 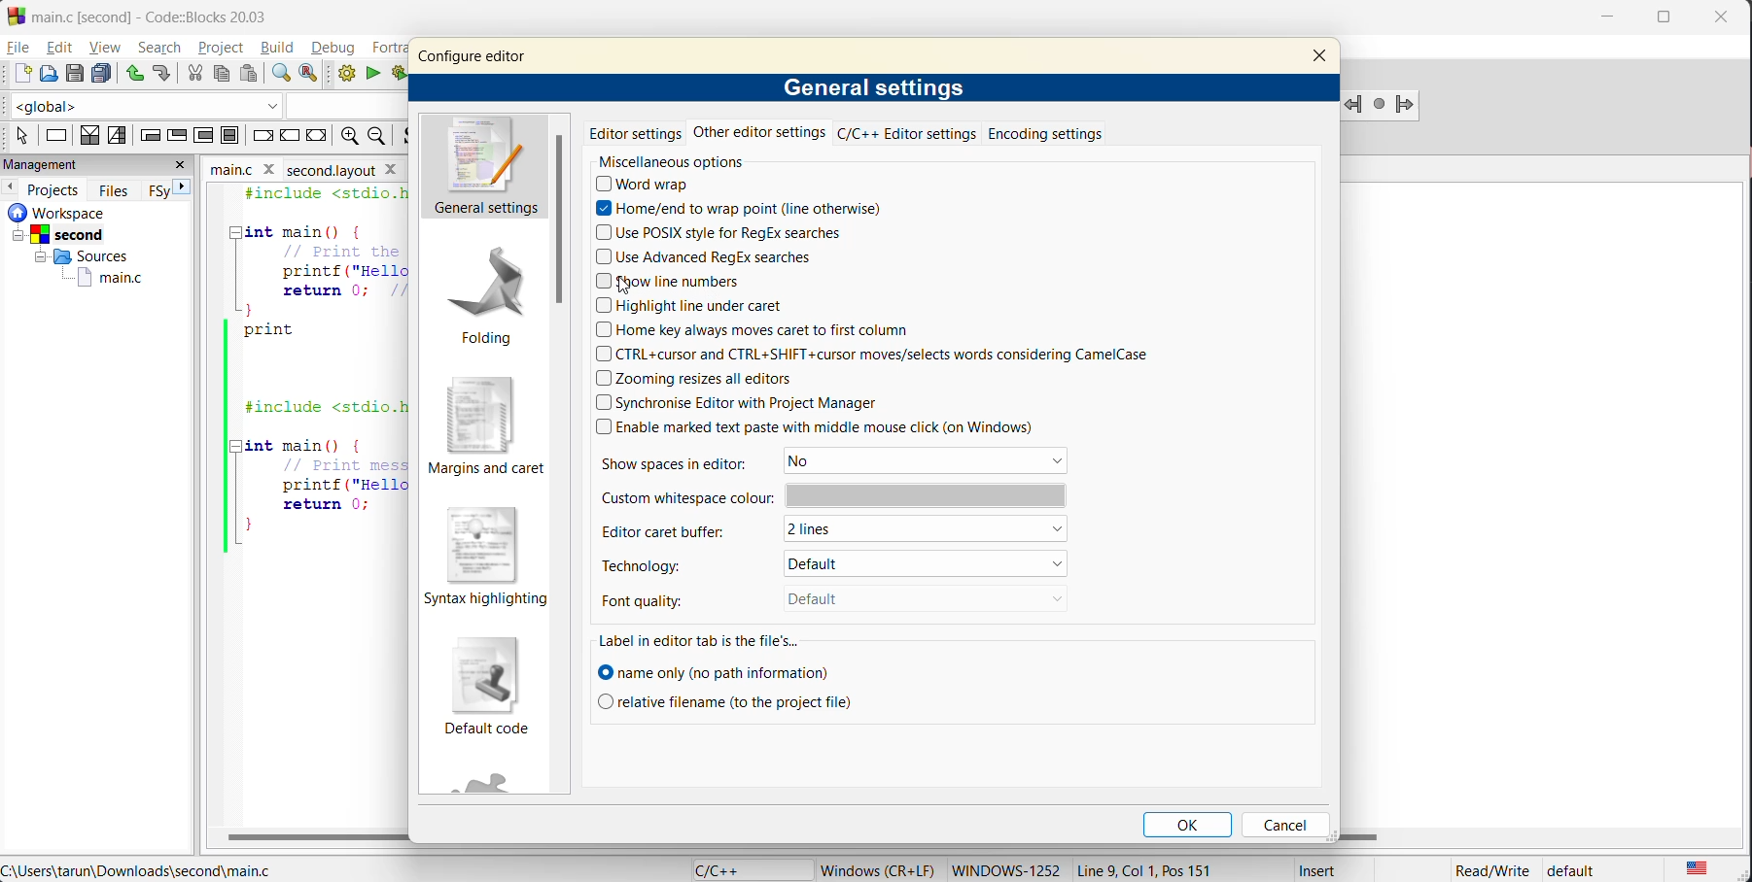 What do you see at coordinates (1727, 17) in the screenshot?
I see `close` at bounding box center [1727, 17].